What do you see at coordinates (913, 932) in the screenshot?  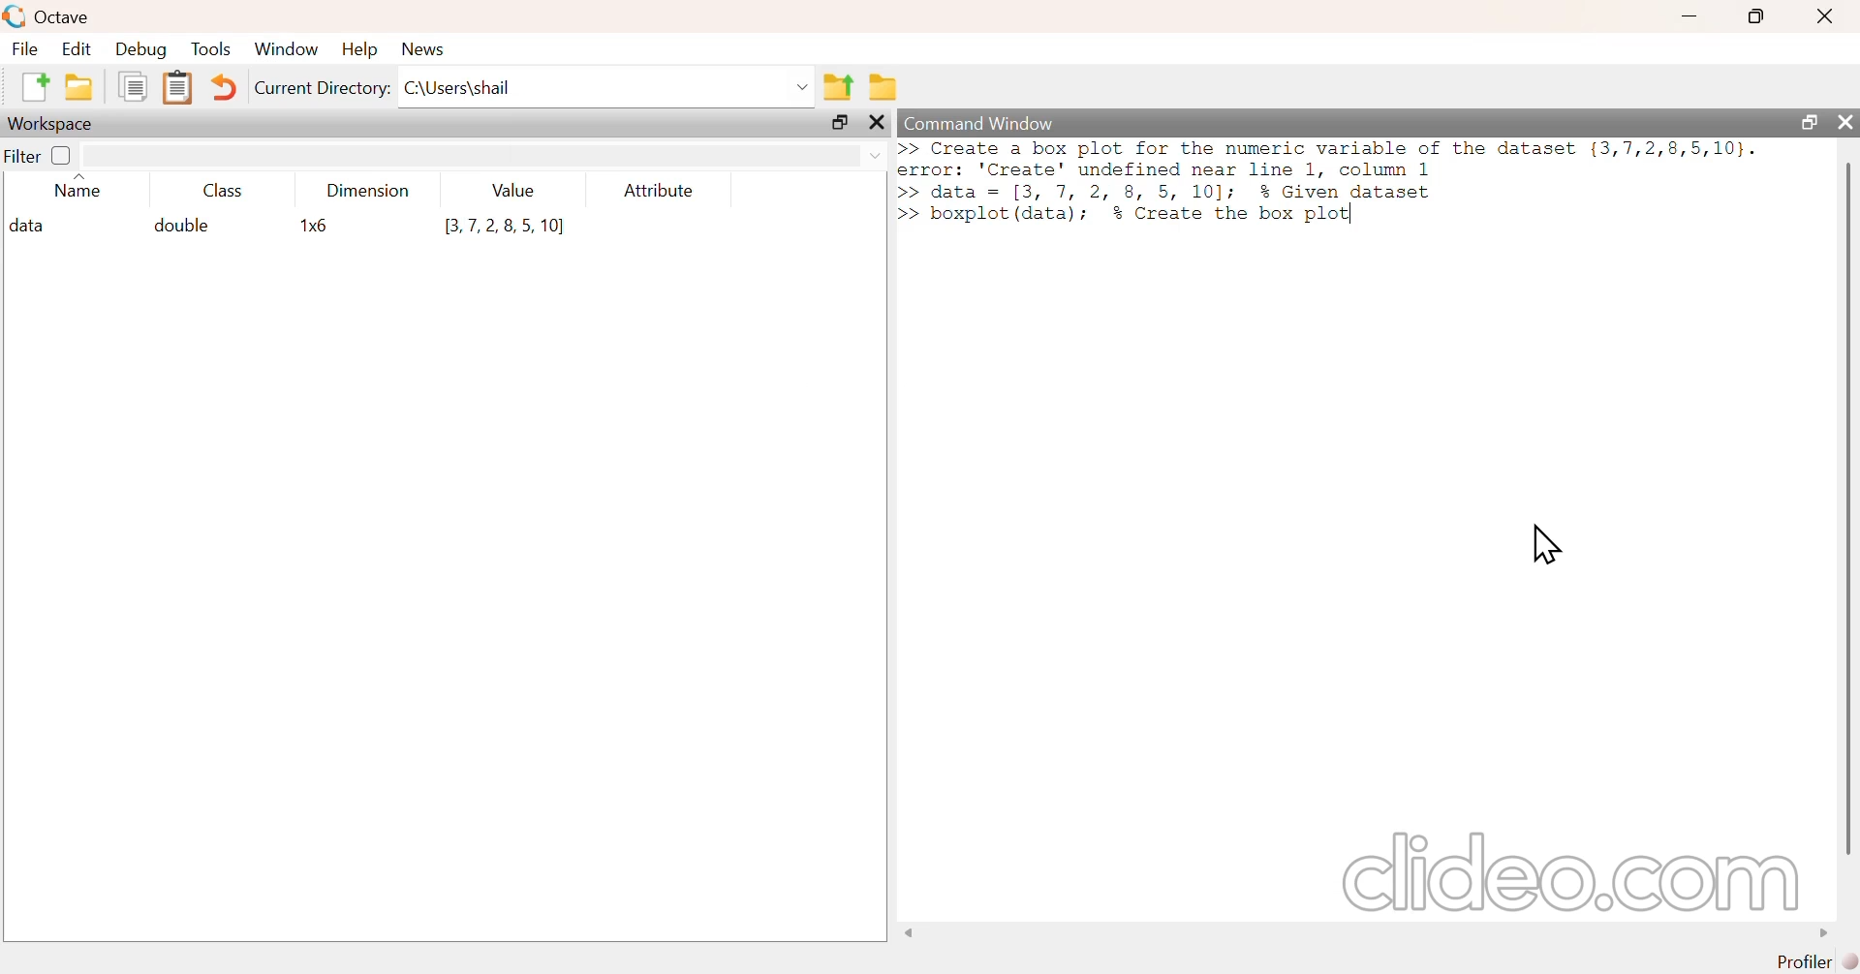 I see `move left` at bounding box center [913, 932].